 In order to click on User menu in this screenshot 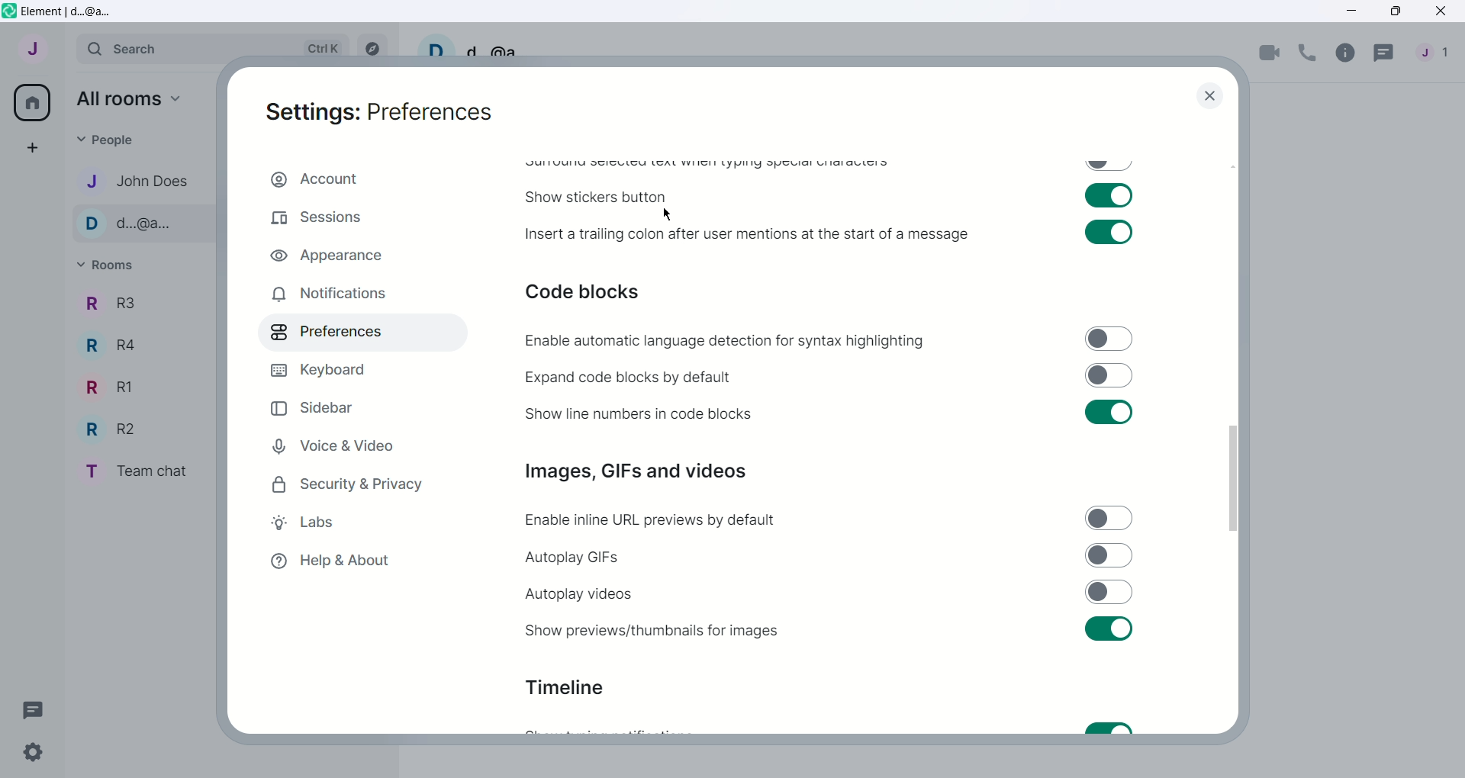, I will do `click(34, 47)`.